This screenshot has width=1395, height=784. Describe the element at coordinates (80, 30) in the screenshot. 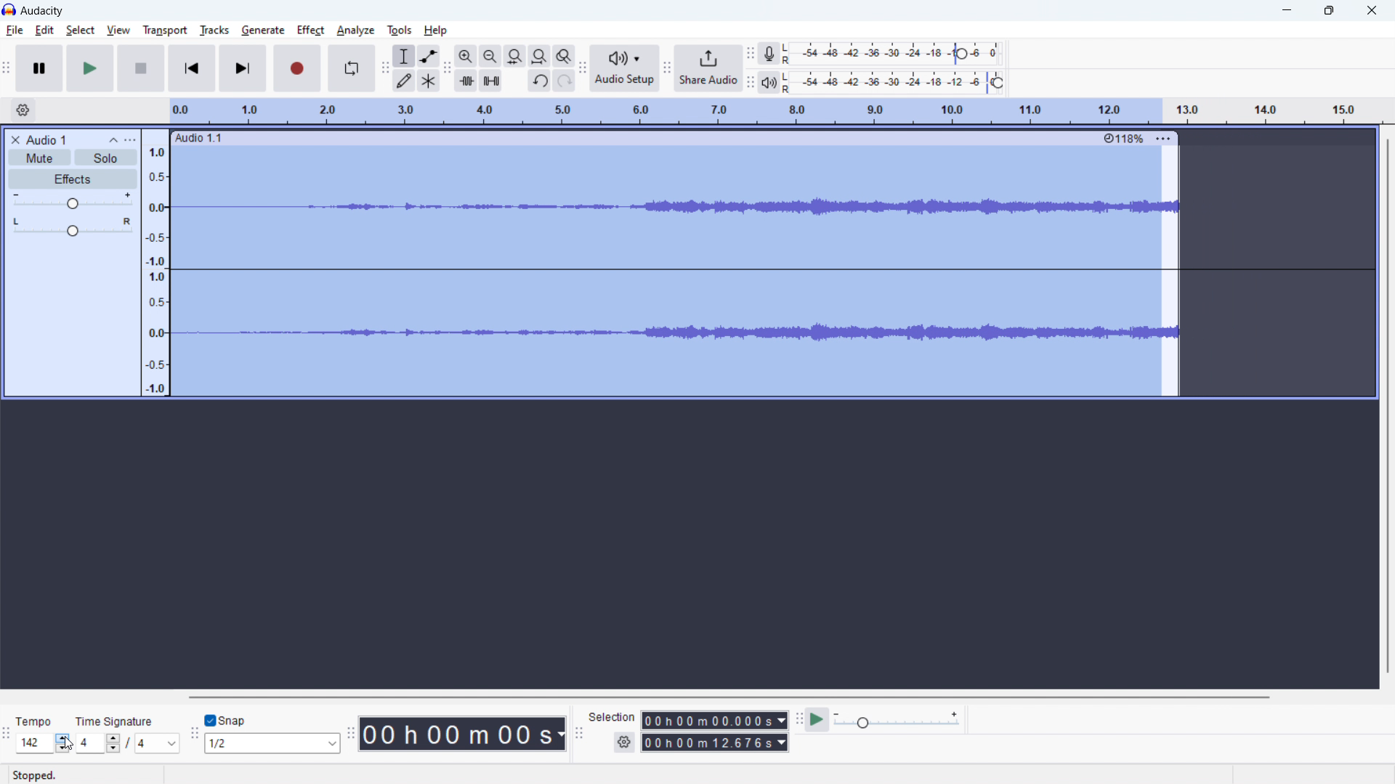

I see `select` at that location.